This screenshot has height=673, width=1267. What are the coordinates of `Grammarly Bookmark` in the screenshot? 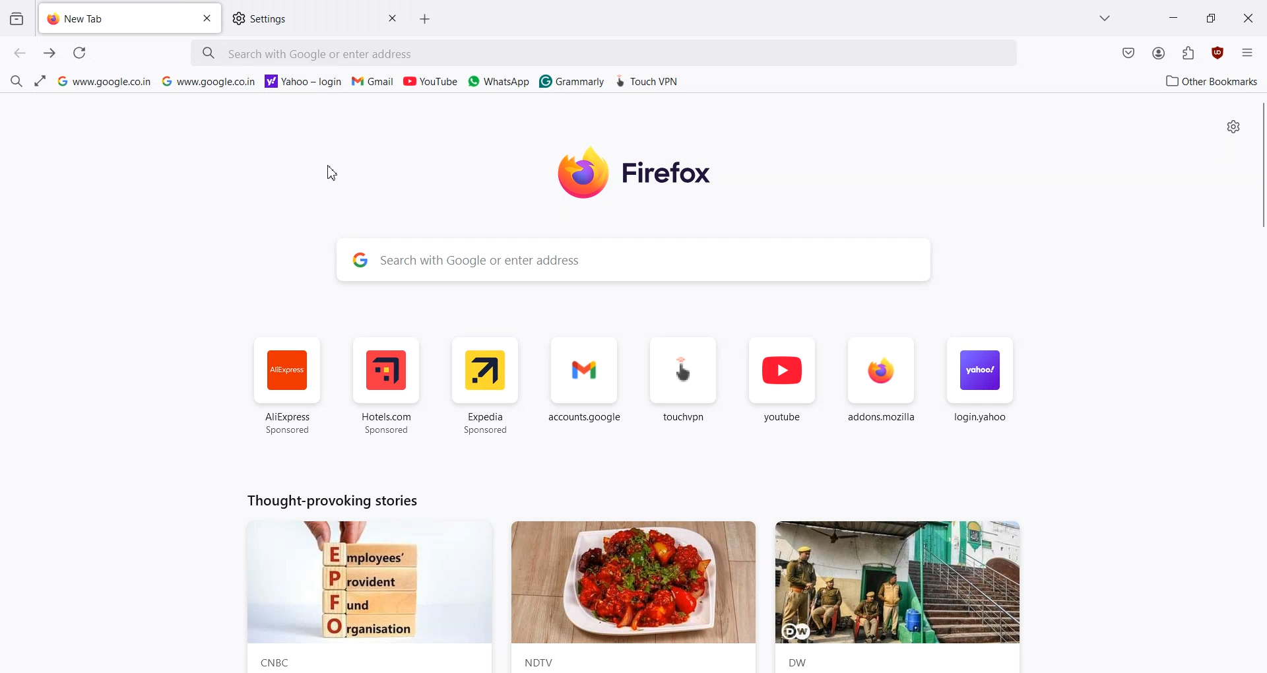 It's located at (571, 80).